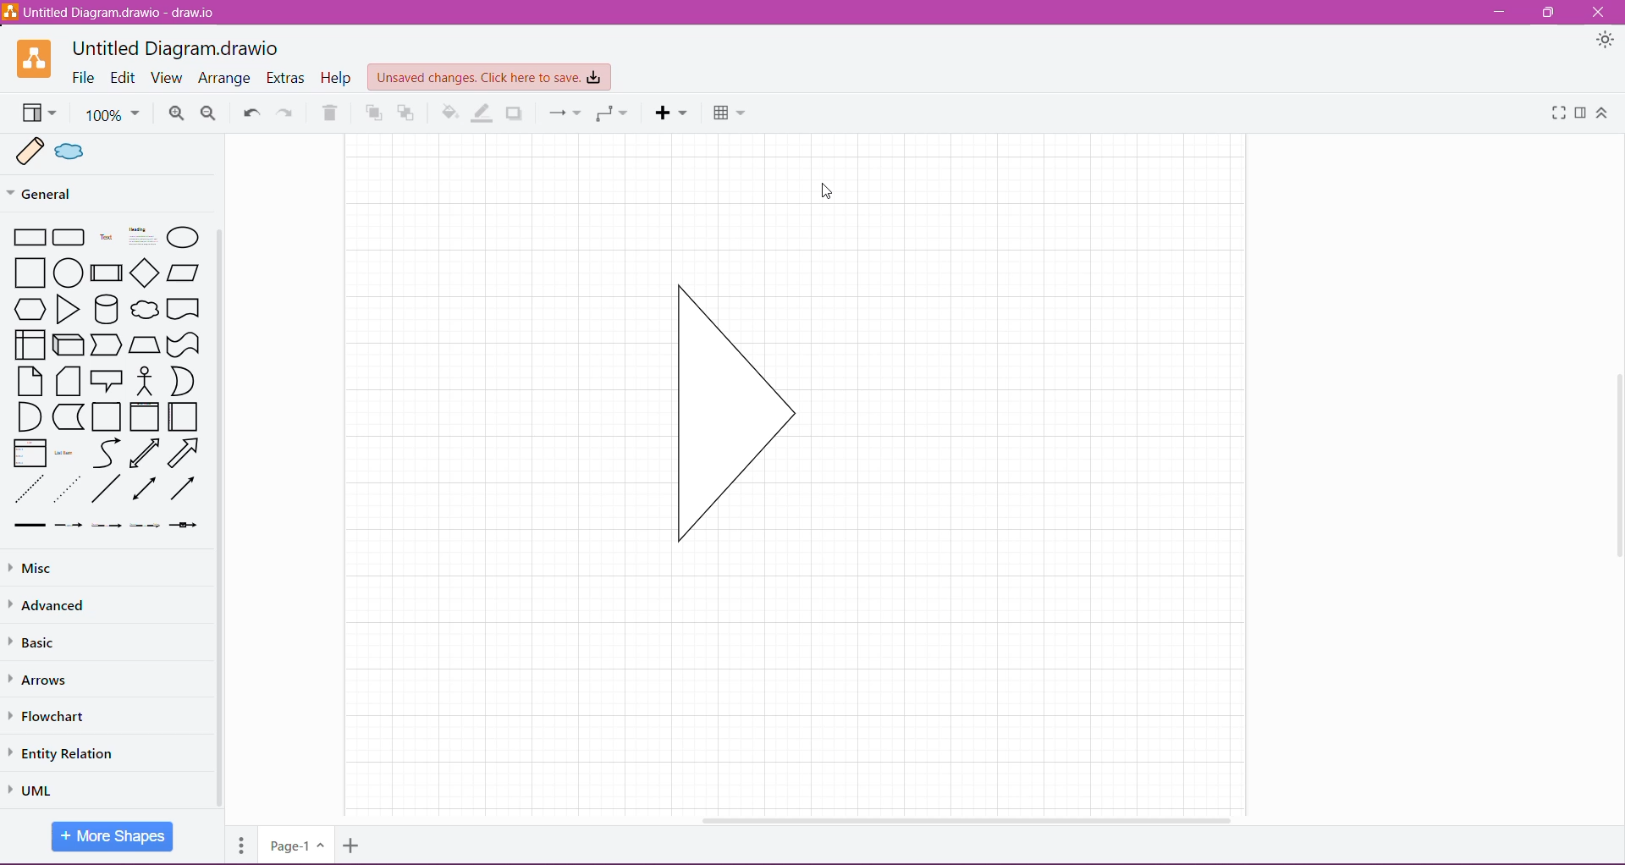 The height and width of the screenshot is (865, 1625). Describe the element at coordinates (181, 47) in the screenshot. I see `Untitled Diagram.draw.io` at that location.